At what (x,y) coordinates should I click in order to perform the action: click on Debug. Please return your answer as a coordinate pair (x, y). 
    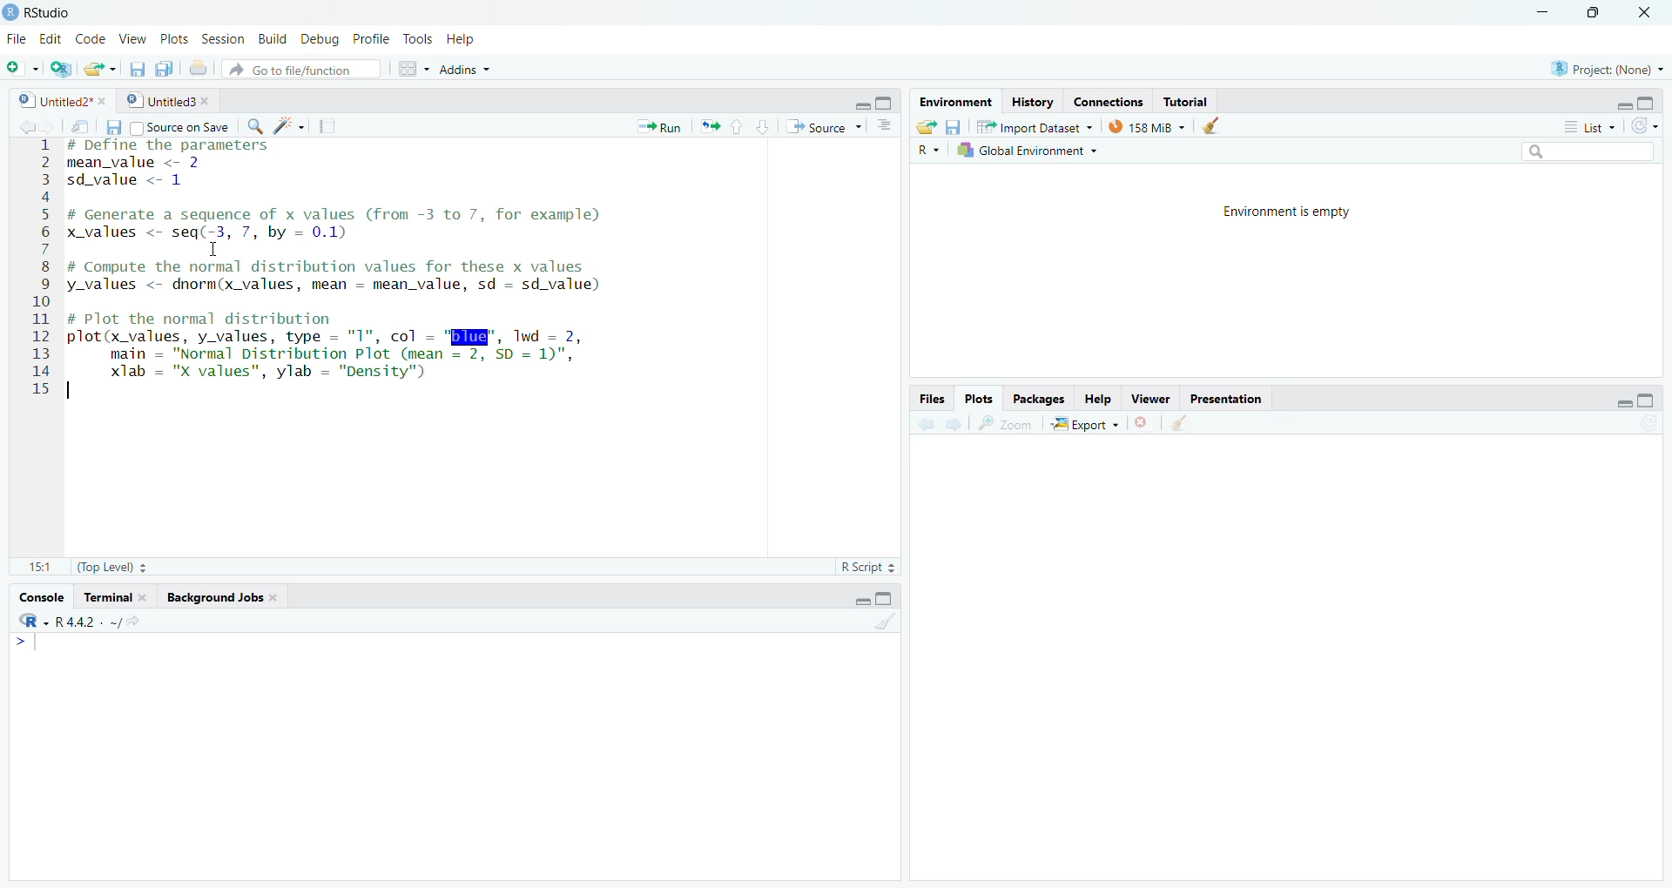
    Looking at the image, I should click on (316, 38).